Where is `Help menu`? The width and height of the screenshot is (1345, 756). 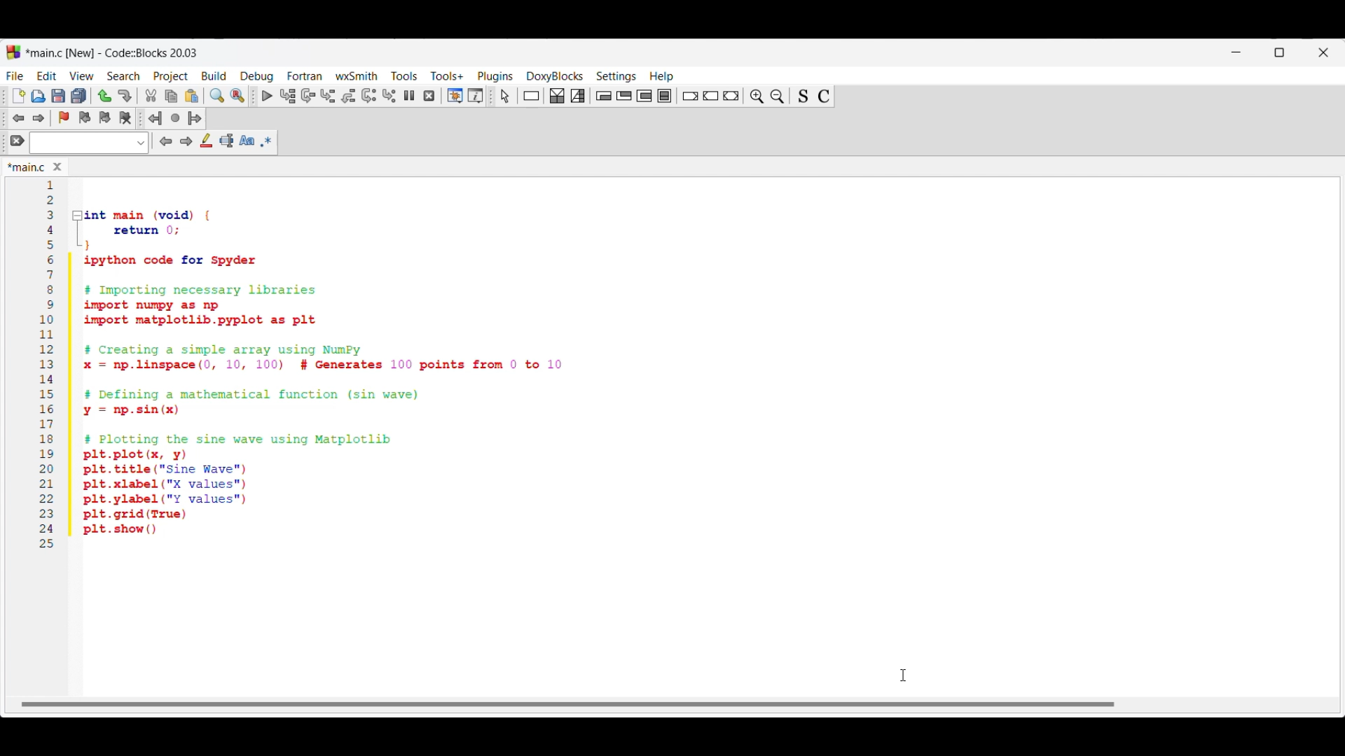
Help menu is located at coordinates (662, 77).